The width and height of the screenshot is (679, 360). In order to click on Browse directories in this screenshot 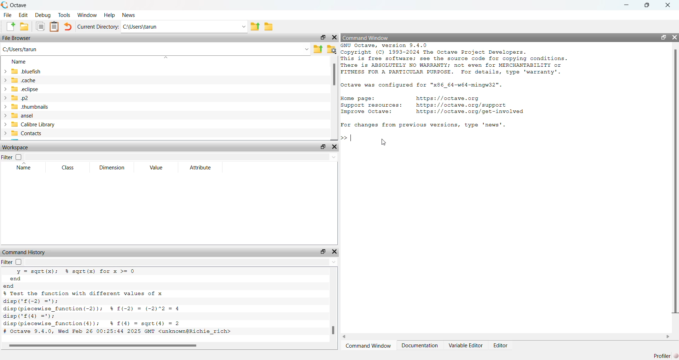, I will do `click(269, 26)`.